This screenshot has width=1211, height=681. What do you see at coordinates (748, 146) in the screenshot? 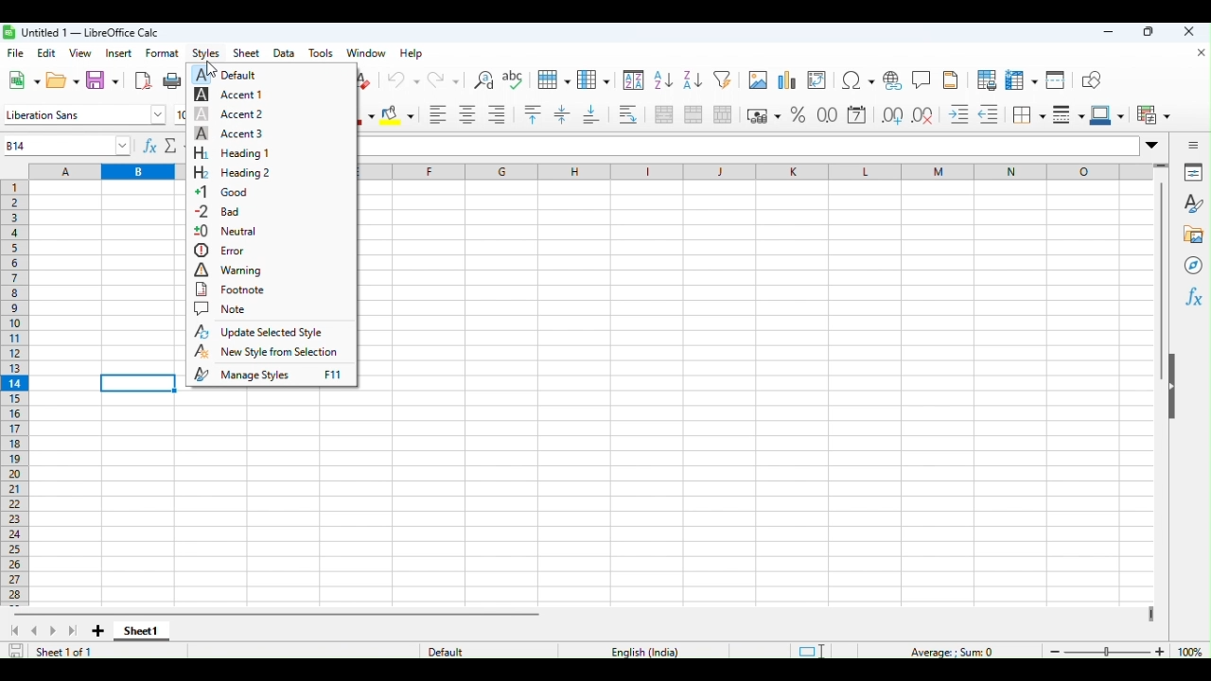
I see `Formula bar` at bounding box center [748, 146].